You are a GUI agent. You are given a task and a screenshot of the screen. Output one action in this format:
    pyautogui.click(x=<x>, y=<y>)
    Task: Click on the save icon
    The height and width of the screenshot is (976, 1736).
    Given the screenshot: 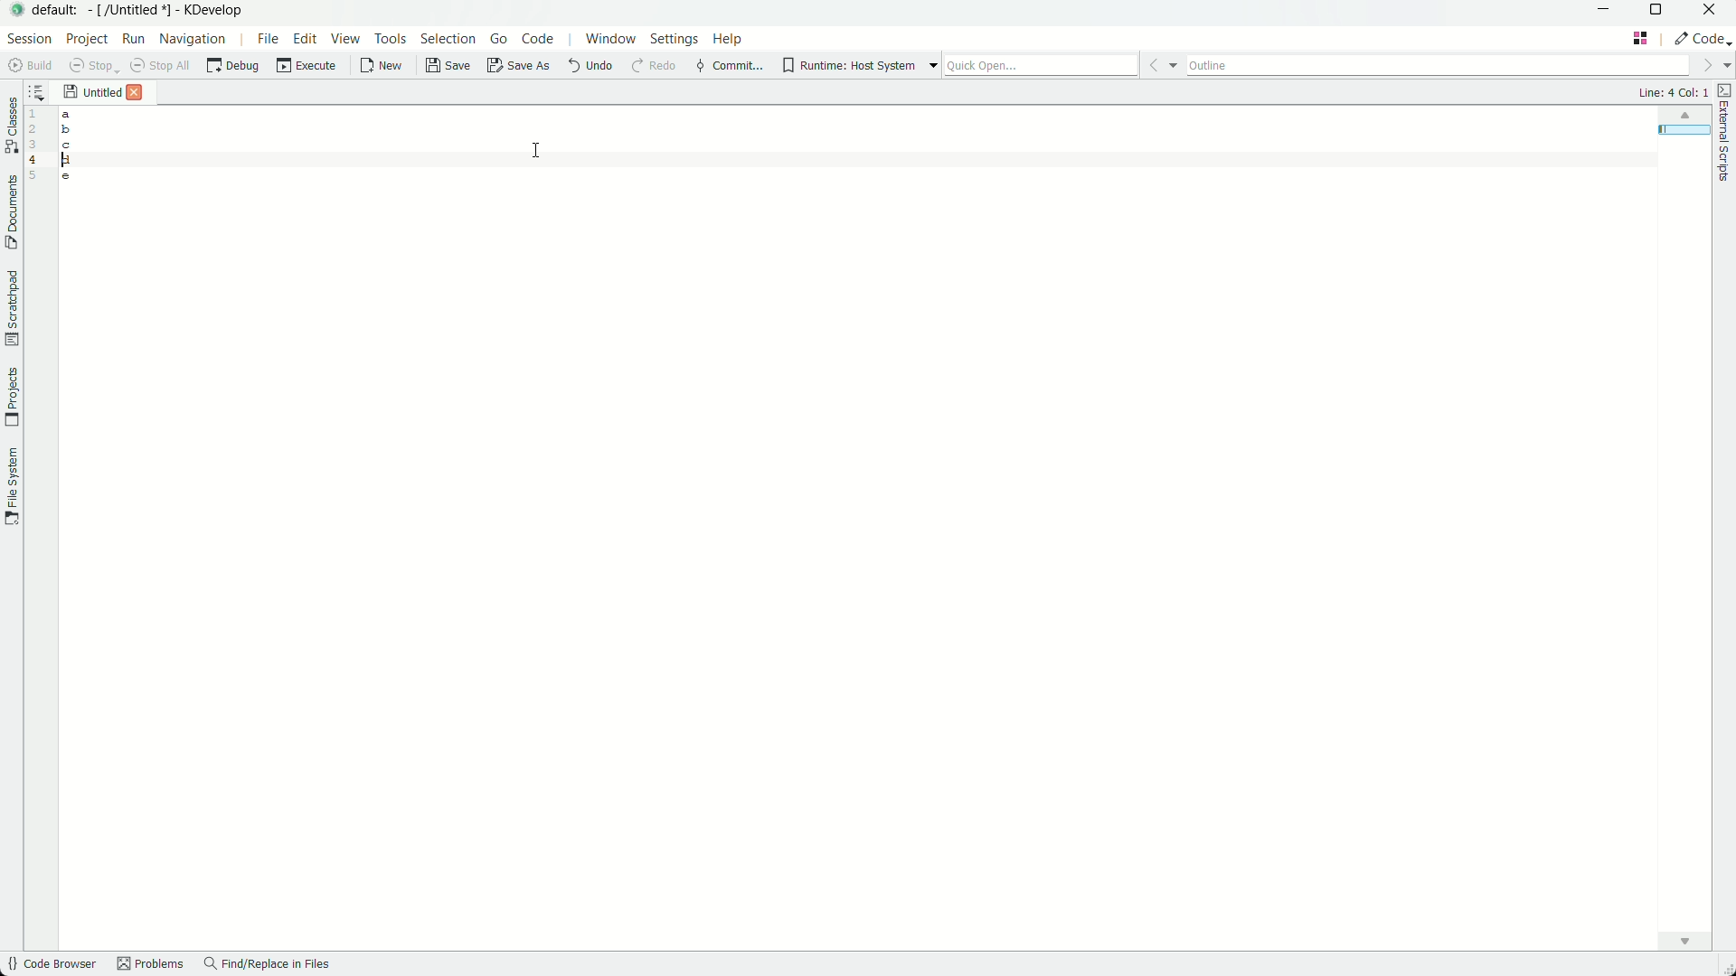 What is the action you would take?
    pyautogui.click(x=71, y=90)
    